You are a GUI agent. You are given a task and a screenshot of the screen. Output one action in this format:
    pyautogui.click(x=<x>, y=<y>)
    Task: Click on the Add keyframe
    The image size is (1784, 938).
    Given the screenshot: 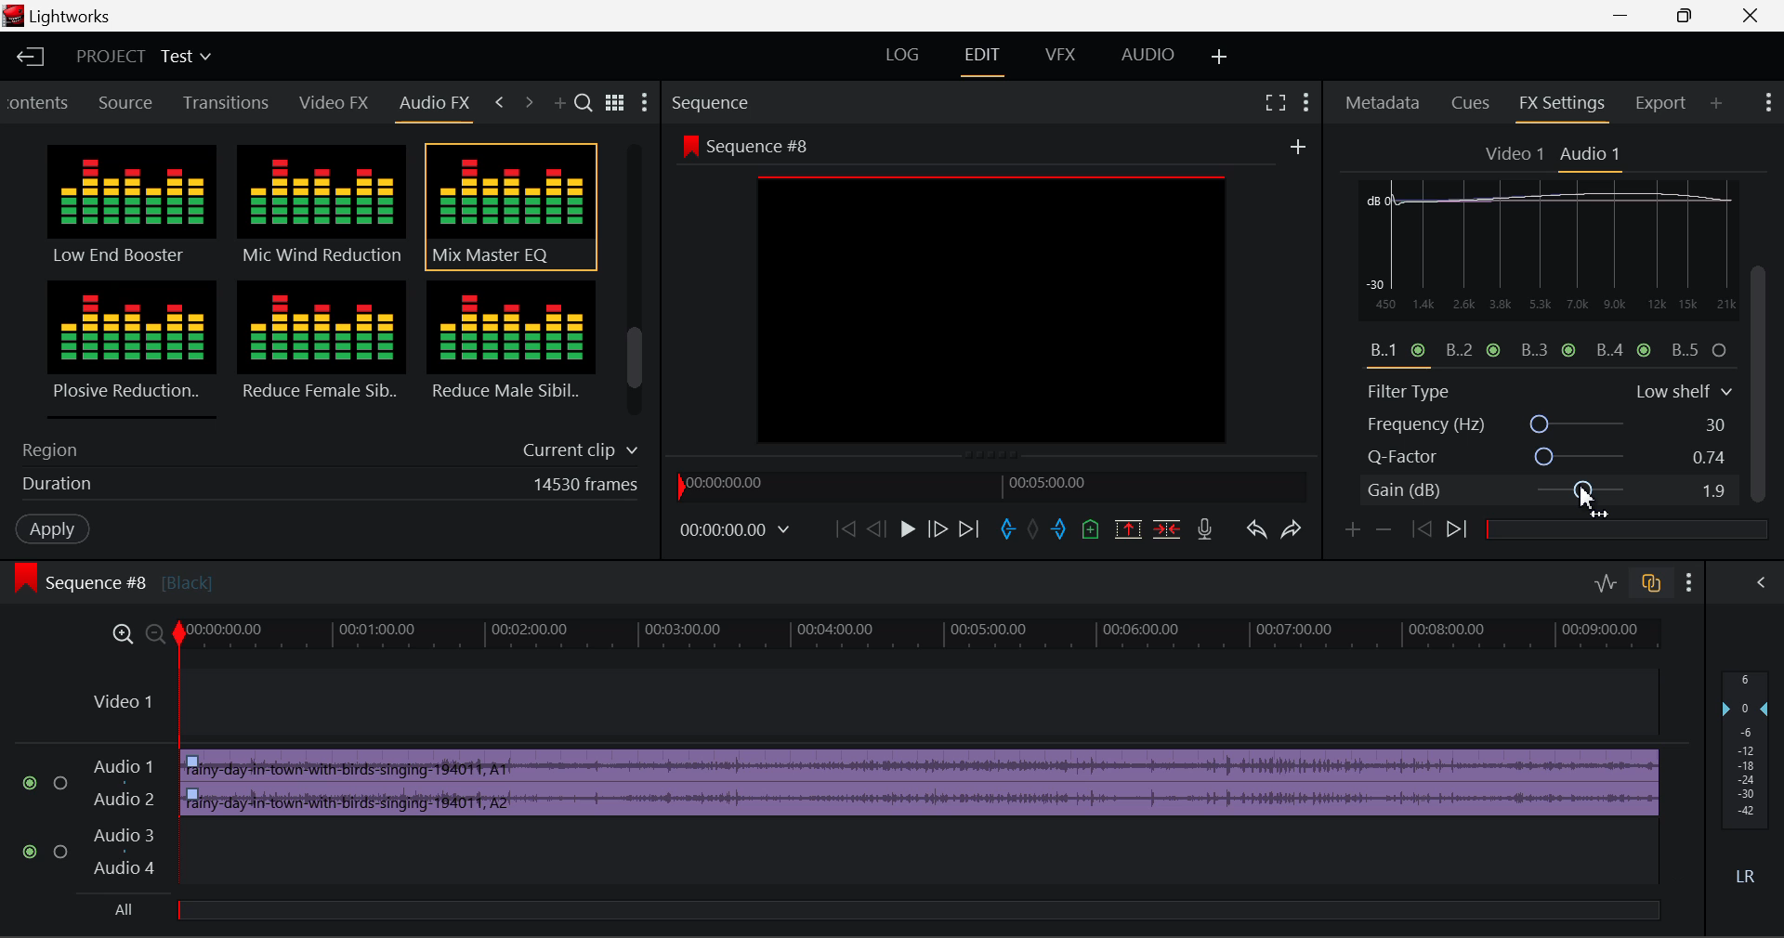 What is the action you would take?
    pyautogui.click(x=1349, y=533)
    